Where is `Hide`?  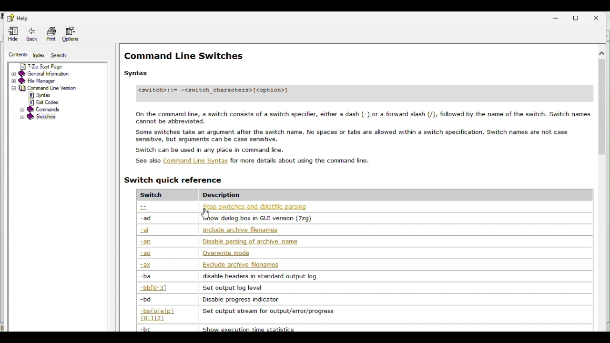 Hide is located at coordinates (11, 33).